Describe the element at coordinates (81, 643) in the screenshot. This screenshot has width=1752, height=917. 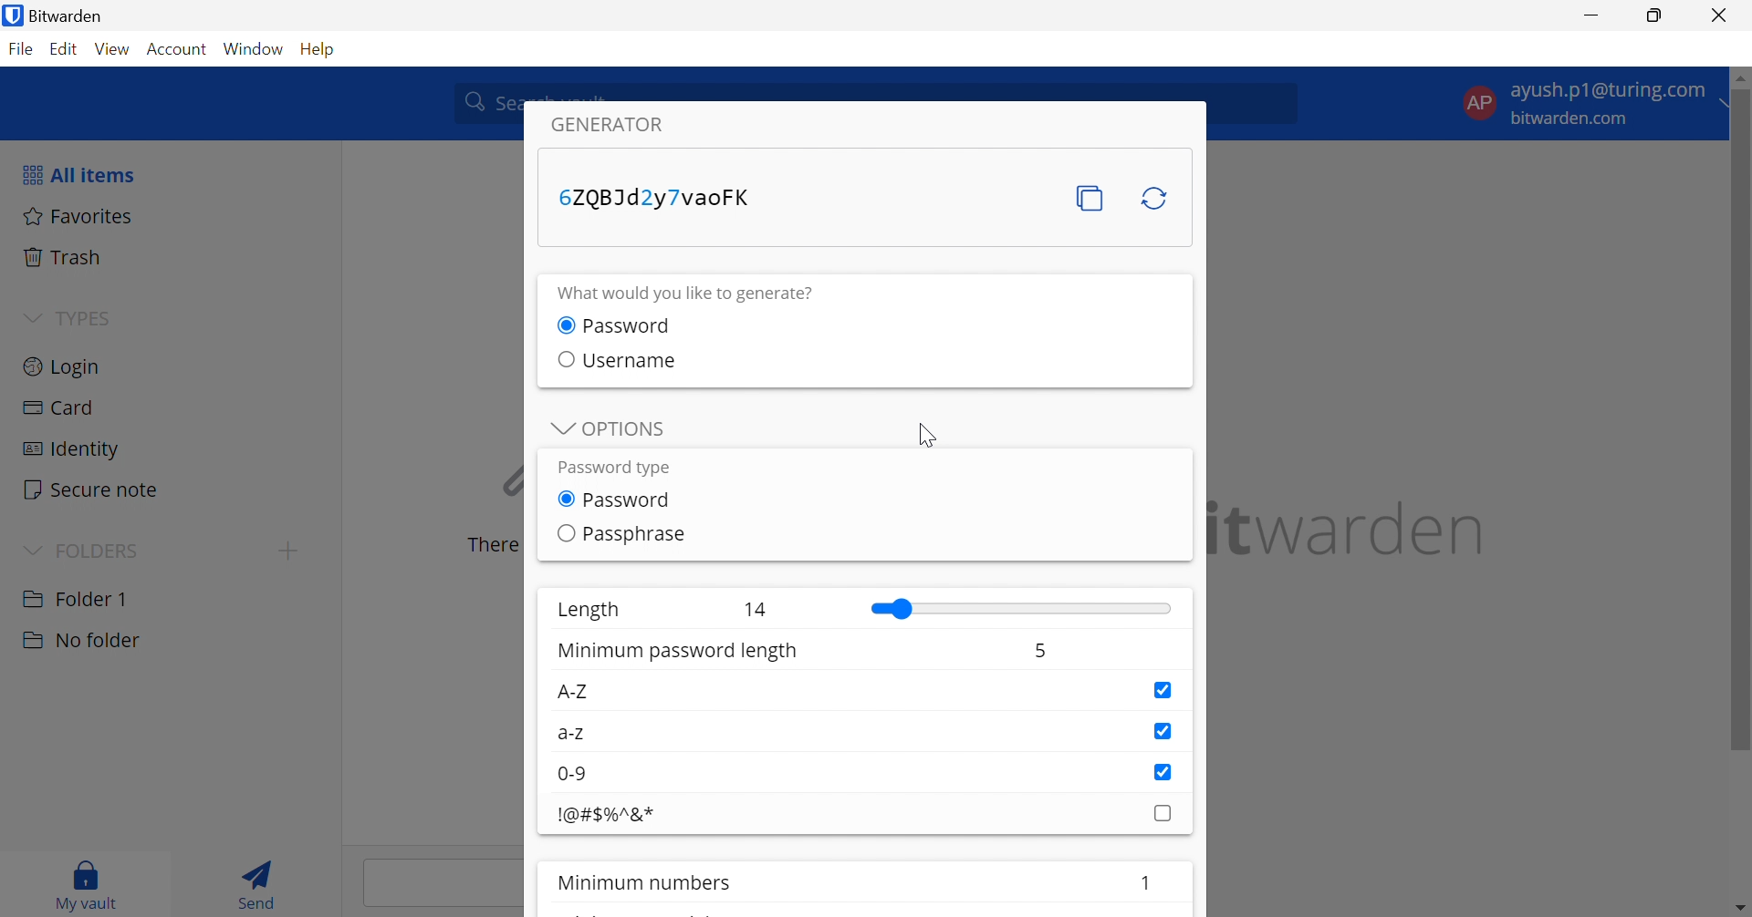
I see `No folder` at that location.